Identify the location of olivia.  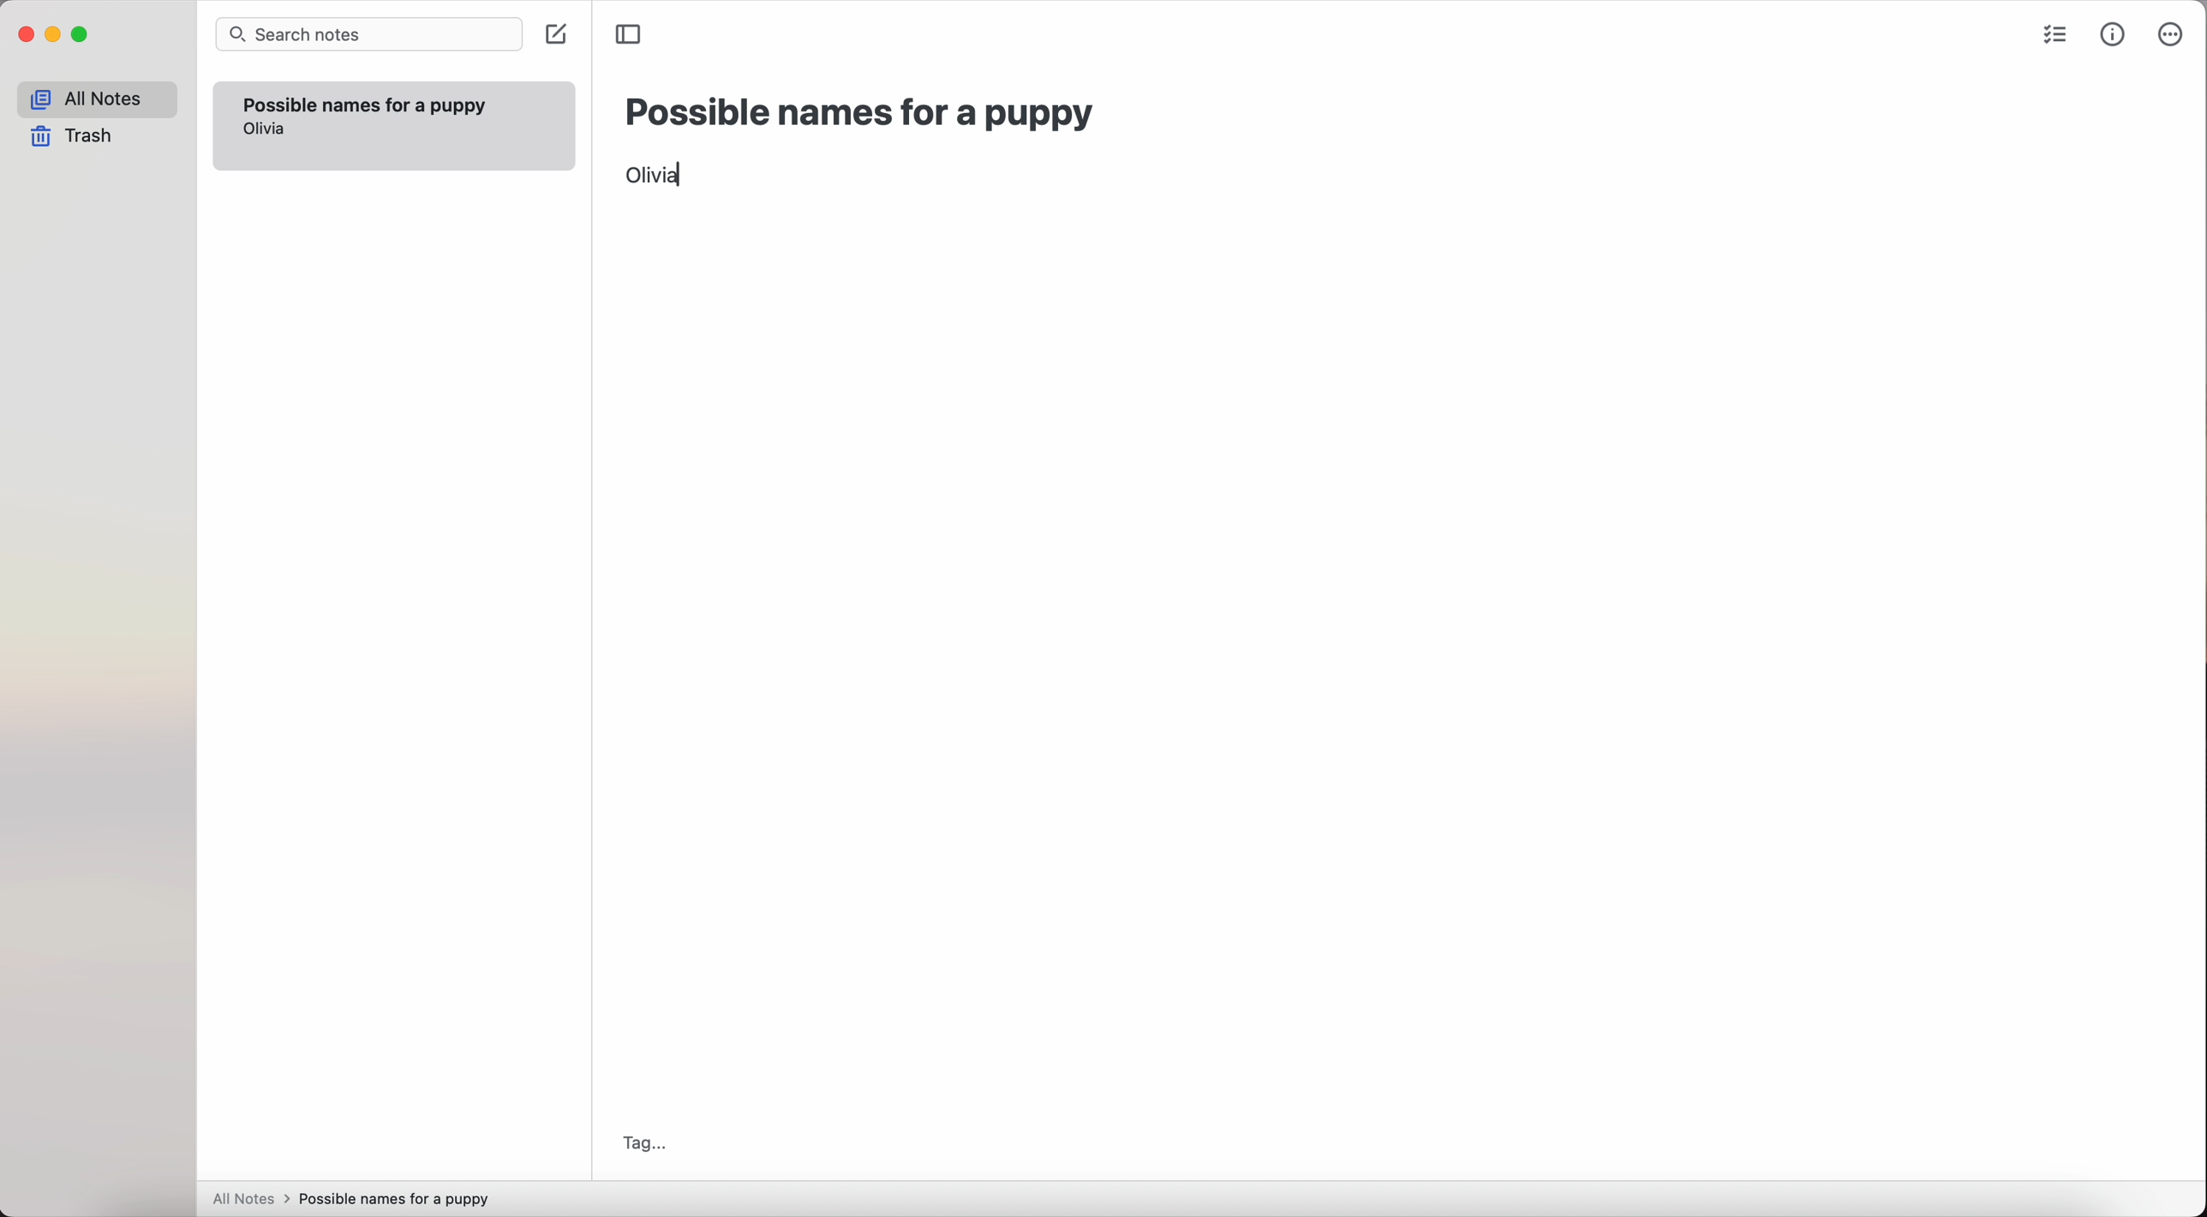
(265, 129).